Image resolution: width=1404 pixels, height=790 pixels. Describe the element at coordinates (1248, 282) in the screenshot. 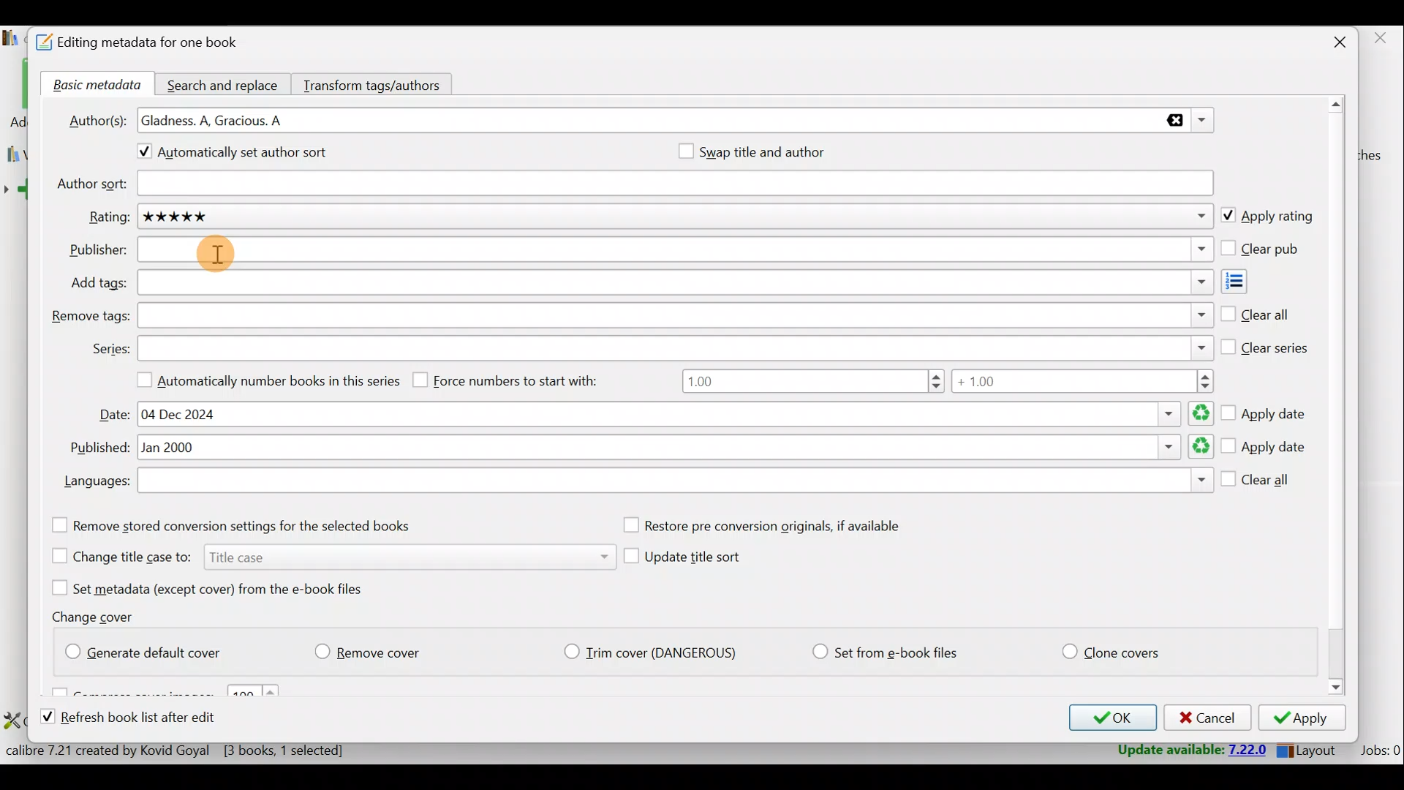

I see `Add tags` at that location.